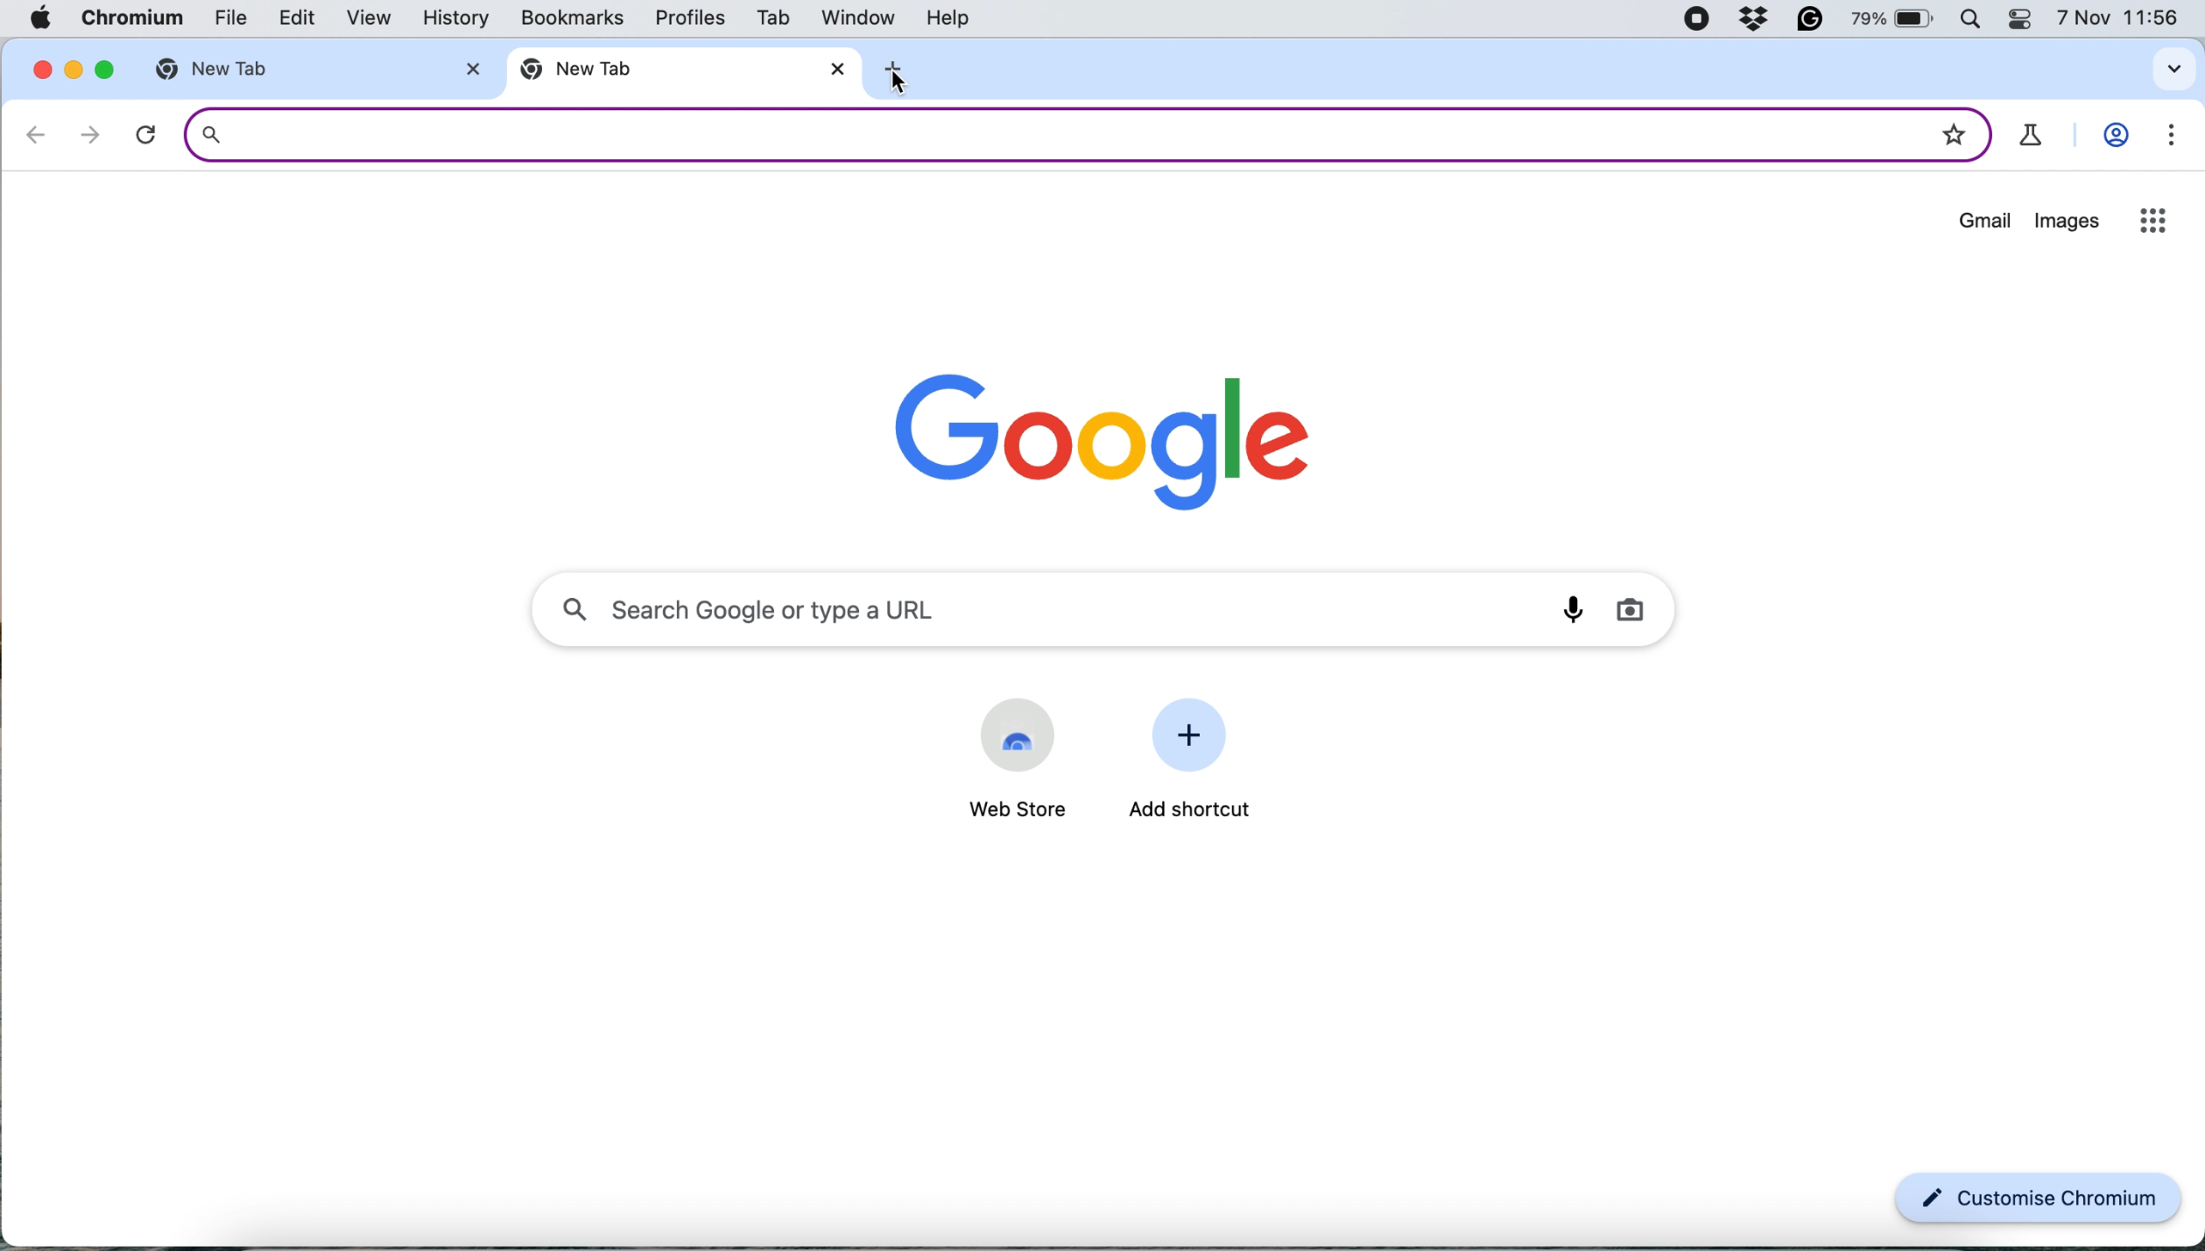 Image resolution: width=2205 pixels, height=1251 pixels. Describe the element at coordinates (288, 20) in the screenshot. I see `edit` at that location.